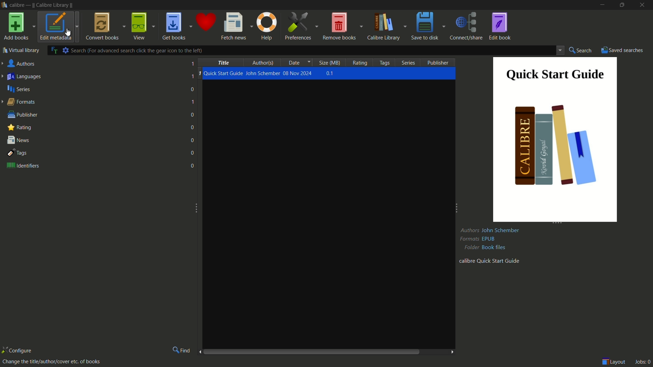 This screenshot has width=653, height=367. I want to click on donate to calibre support, so click(206, 26).